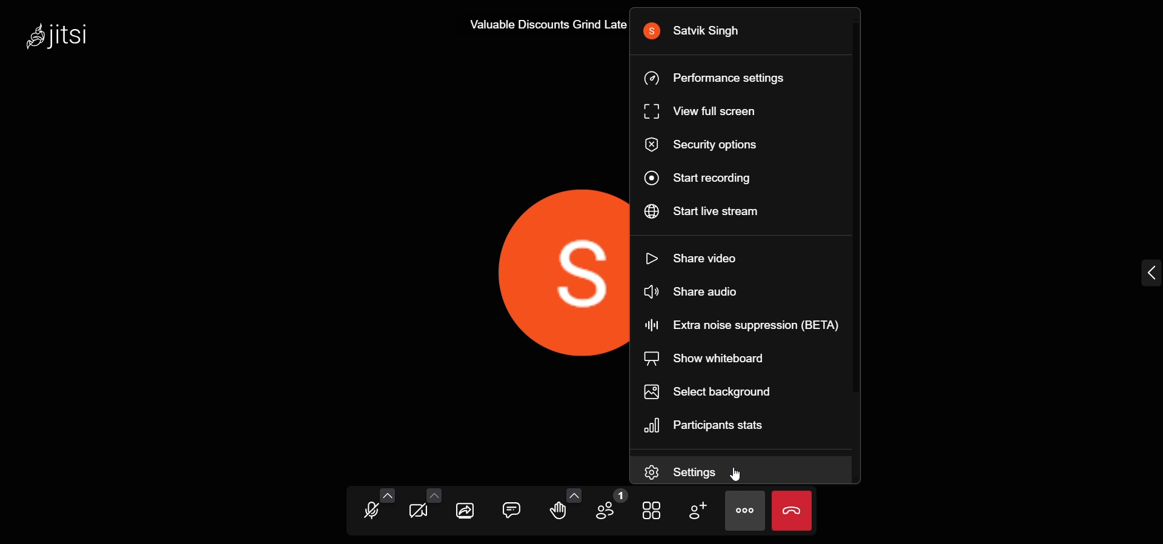 Image resolution: width=1163 pixels, height=544 pixels. I want to click on tile view, so click(651, 511).